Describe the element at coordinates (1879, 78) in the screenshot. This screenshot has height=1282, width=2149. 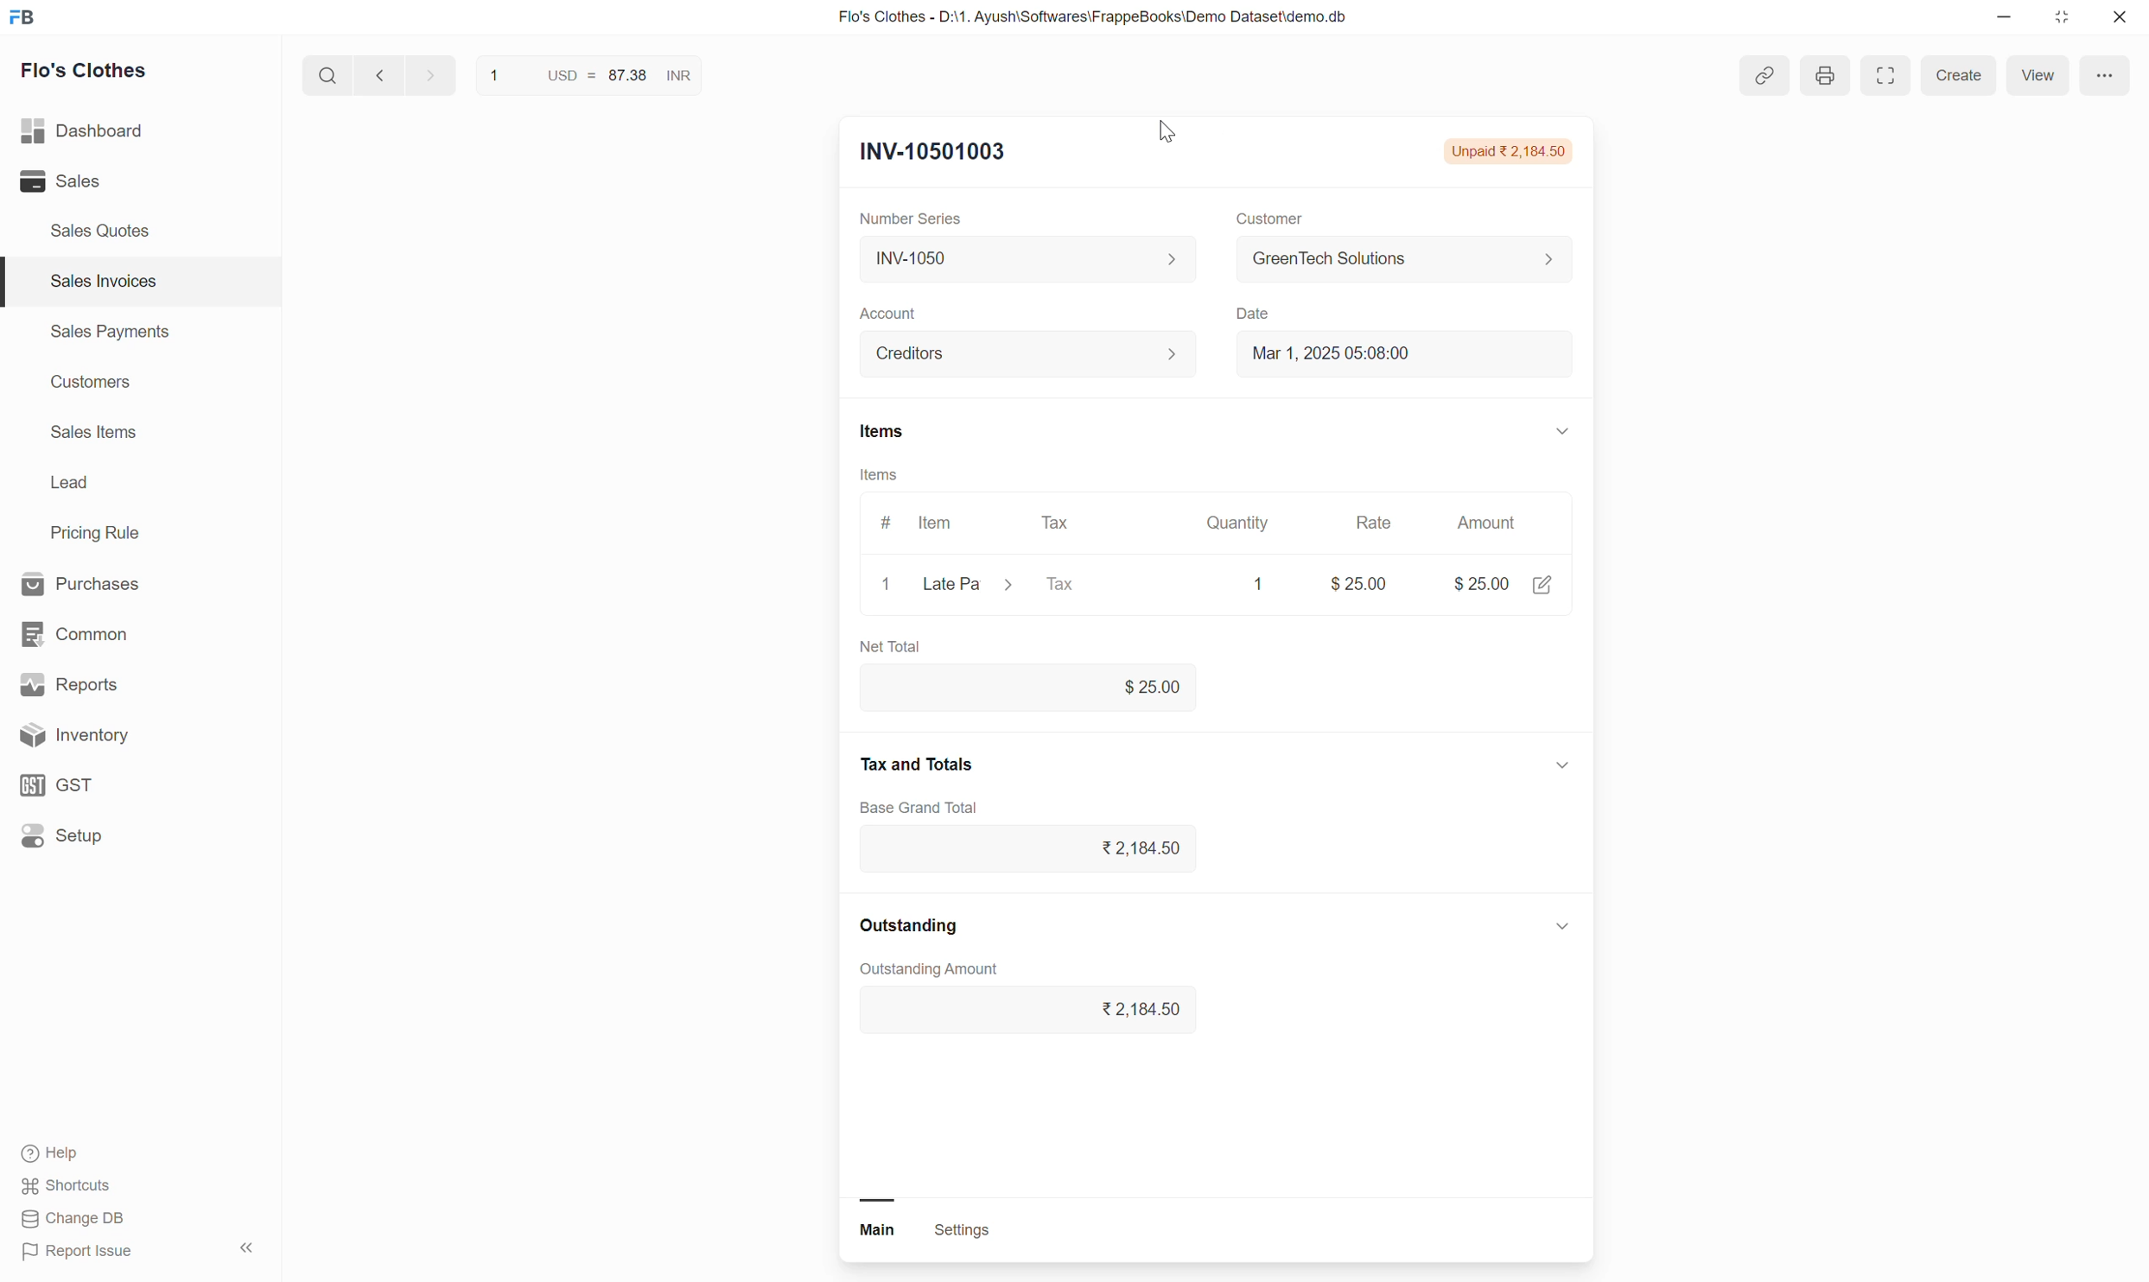
I see `full screen` at that location.